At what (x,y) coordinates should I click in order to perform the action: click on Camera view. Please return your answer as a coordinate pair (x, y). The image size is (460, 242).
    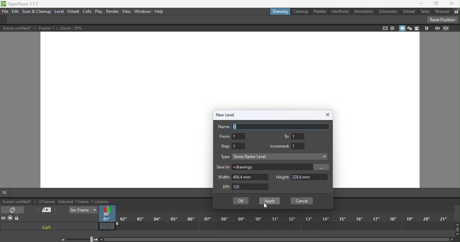
    Looking at the image, I should click on (417, 28).